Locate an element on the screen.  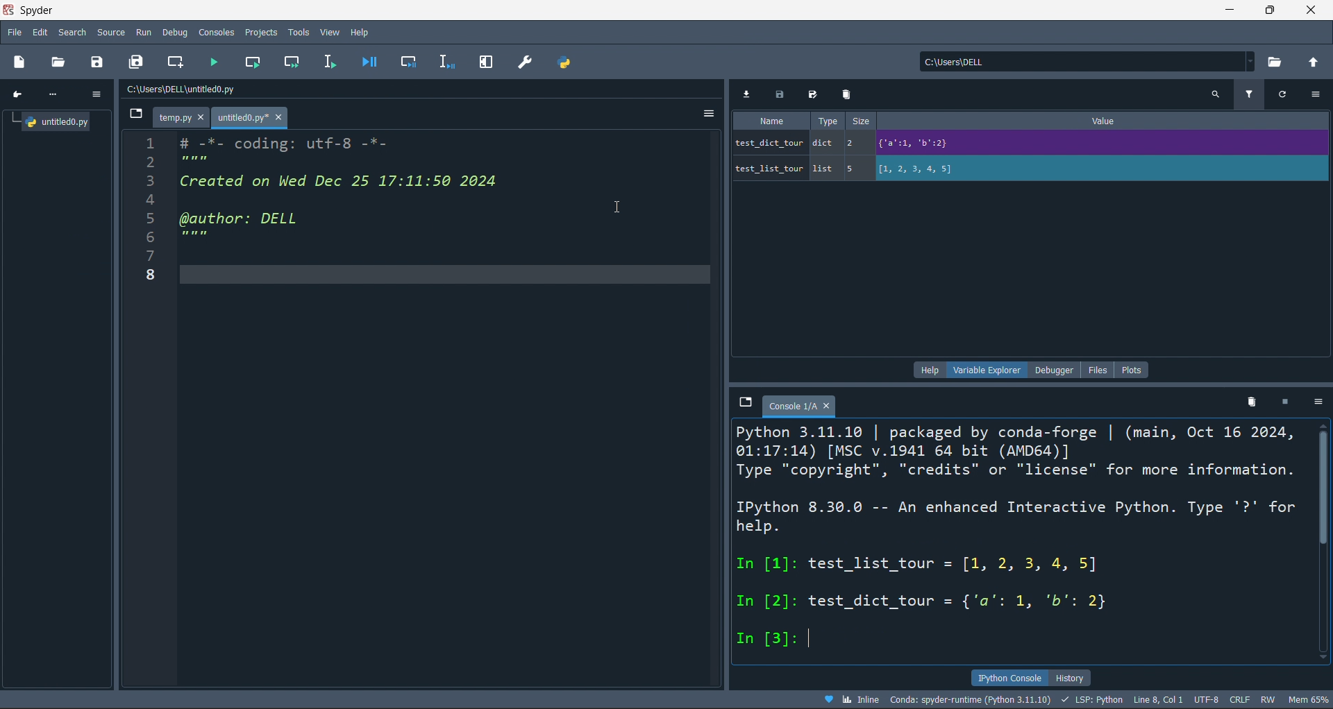
preference is located at coordinates (523, 63).